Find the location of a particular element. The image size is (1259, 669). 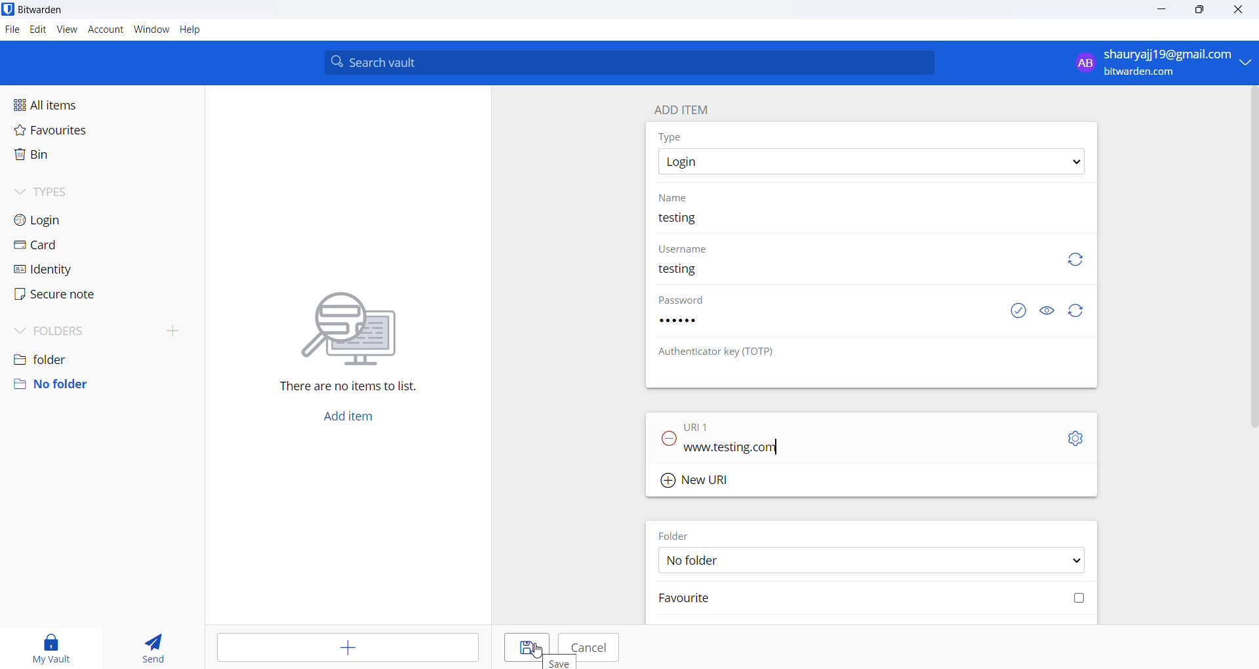

cancel is located at coordinates (588, 645).